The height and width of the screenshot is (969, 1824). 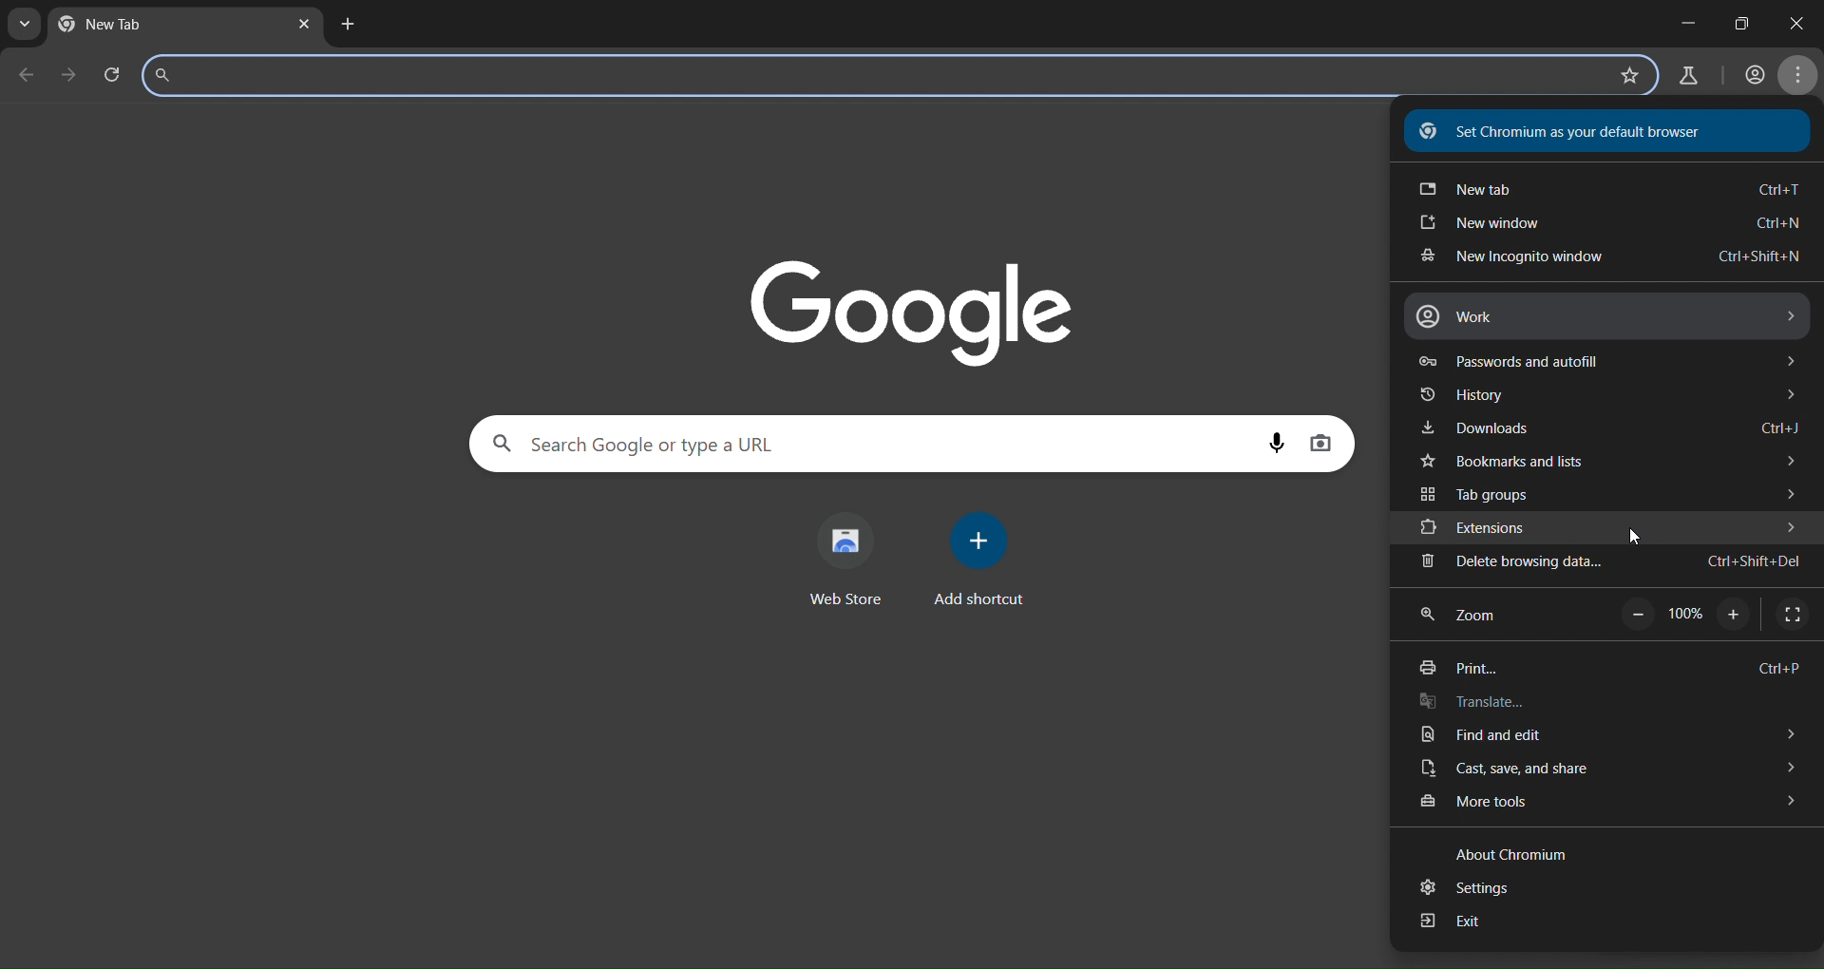 What do you see at coordinates (113, 74) in the screenshot?
I see `reload page` at bounding box center [113, 74].